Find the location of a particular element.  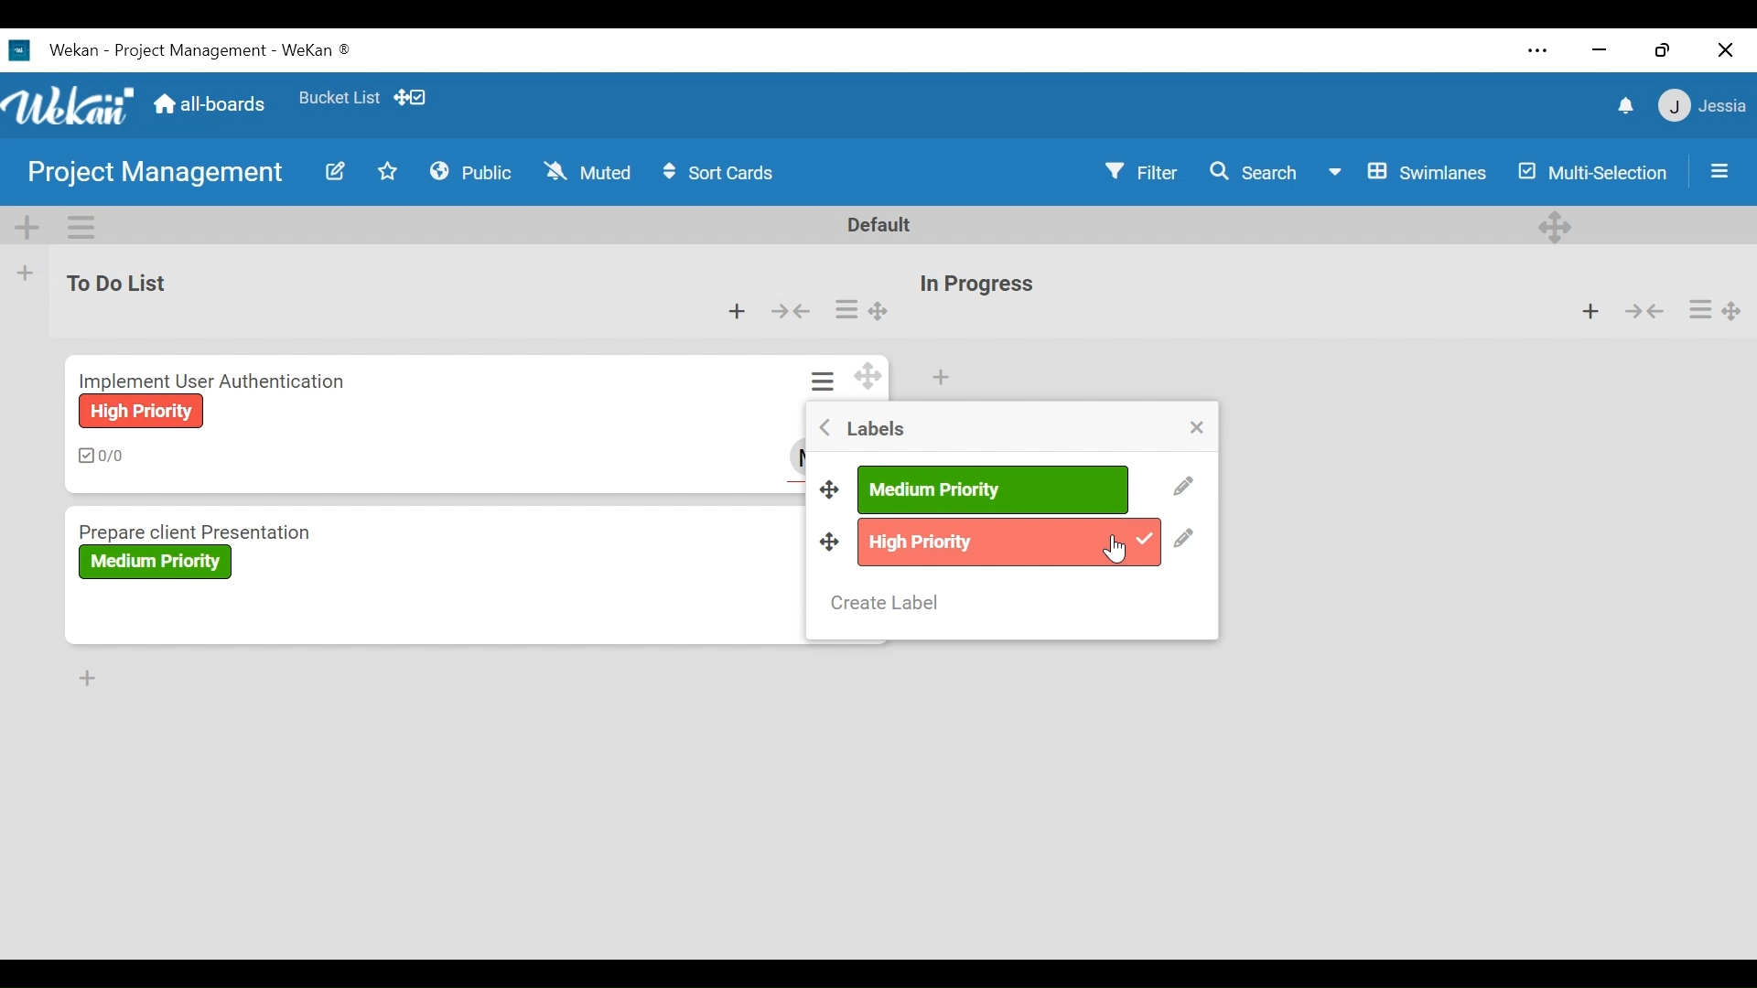

Add card to top of the list is located at coordinates (940, 378).